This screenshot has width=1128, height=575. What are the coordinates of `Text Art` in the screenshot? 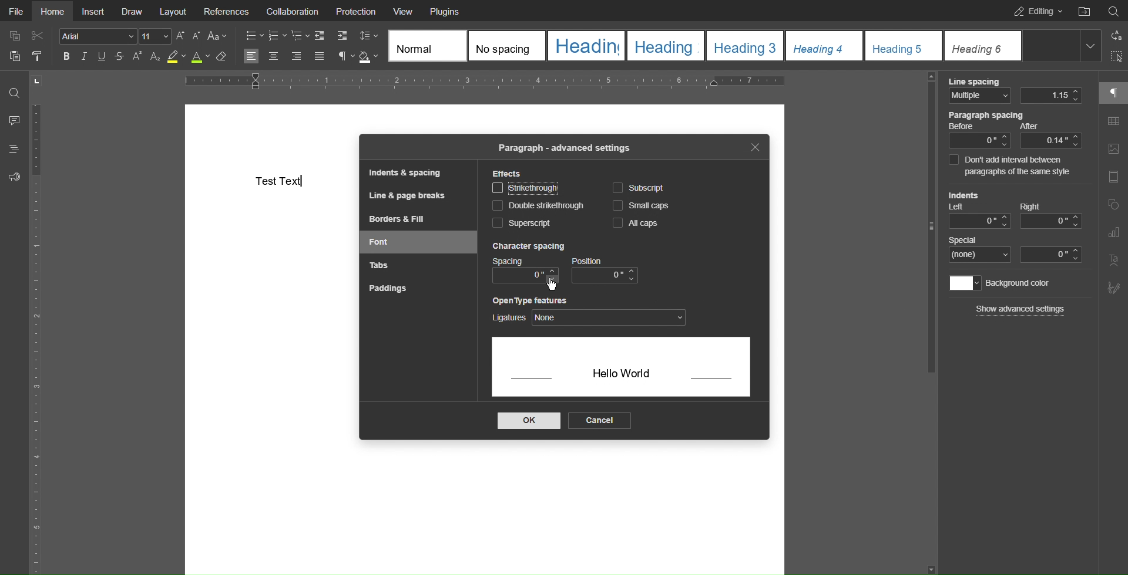 It's located at (1114, 261).